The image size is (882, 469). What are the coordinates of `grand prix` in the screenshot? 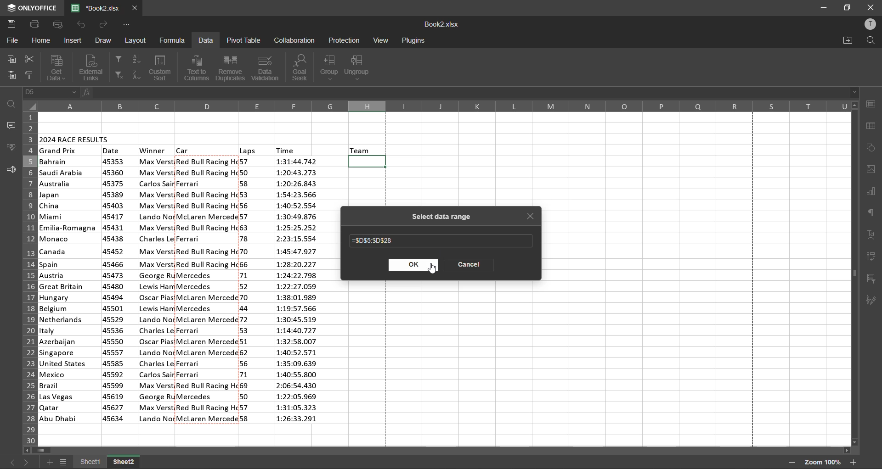 It's located at (59, 151).